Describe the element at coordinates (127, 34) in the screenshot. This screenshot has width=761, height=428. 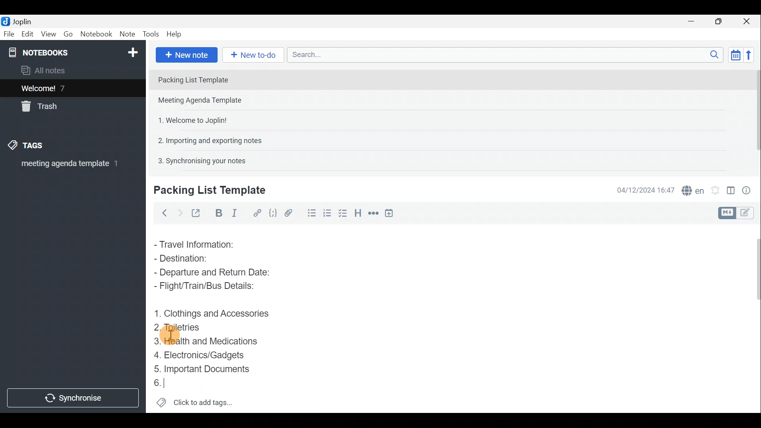
I see `Note` at that location.